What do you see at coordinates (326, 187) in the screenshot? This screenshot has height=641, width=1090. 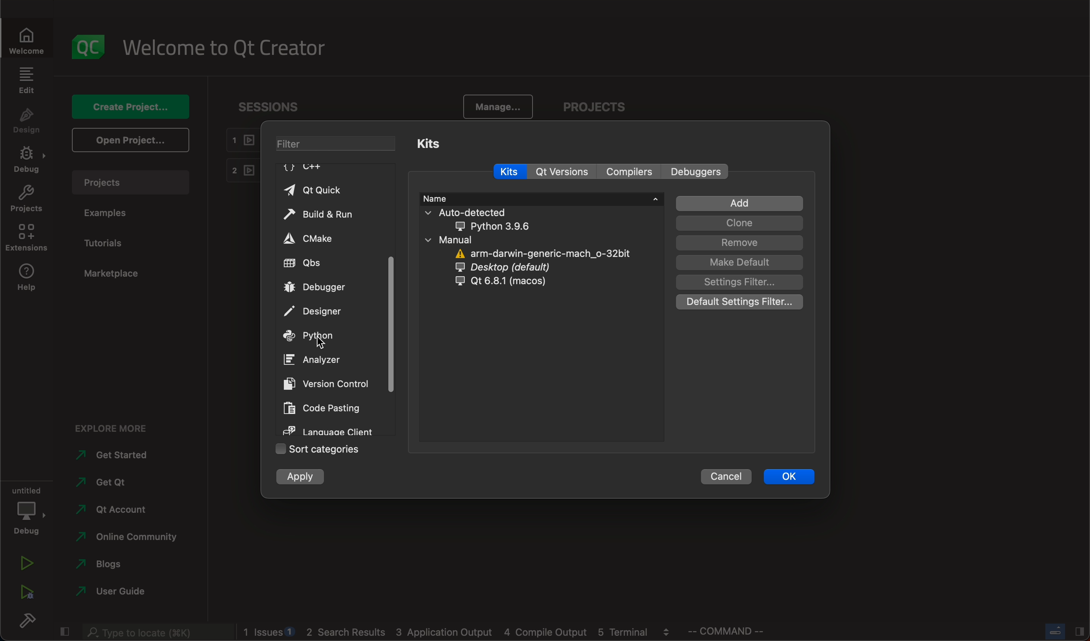 I see `qt quick` at bounding box center [326, 187].